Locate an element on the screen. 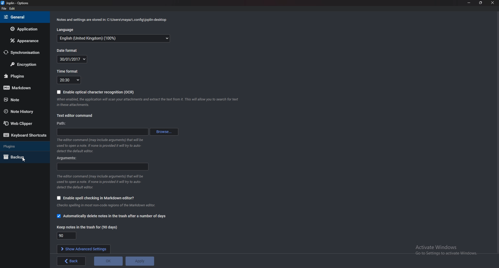  Synchronization is located at coordinates (25, 53).